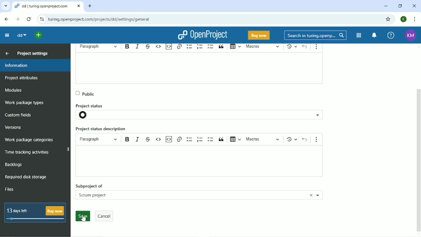  What do you see at coordinates (179, 196) in the screenshot?
I see `scrum project` at bounding box center [179, 196].